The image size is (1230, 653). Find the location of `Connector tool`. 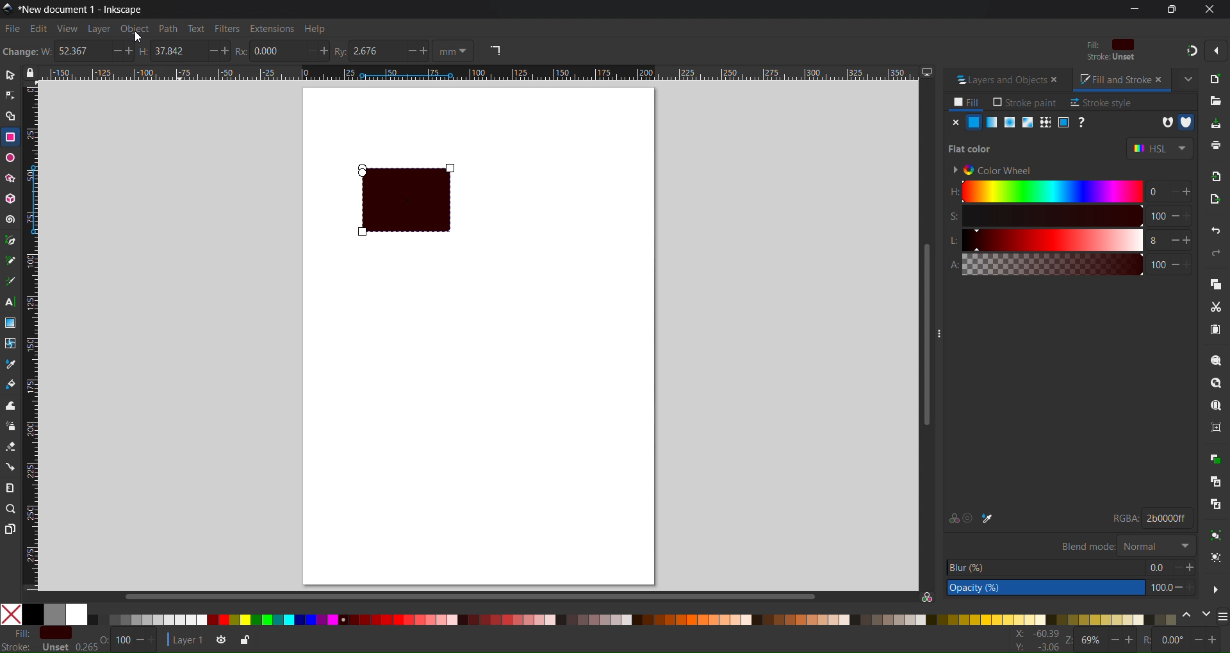

Connector tool is located at coordinates (10, 466).